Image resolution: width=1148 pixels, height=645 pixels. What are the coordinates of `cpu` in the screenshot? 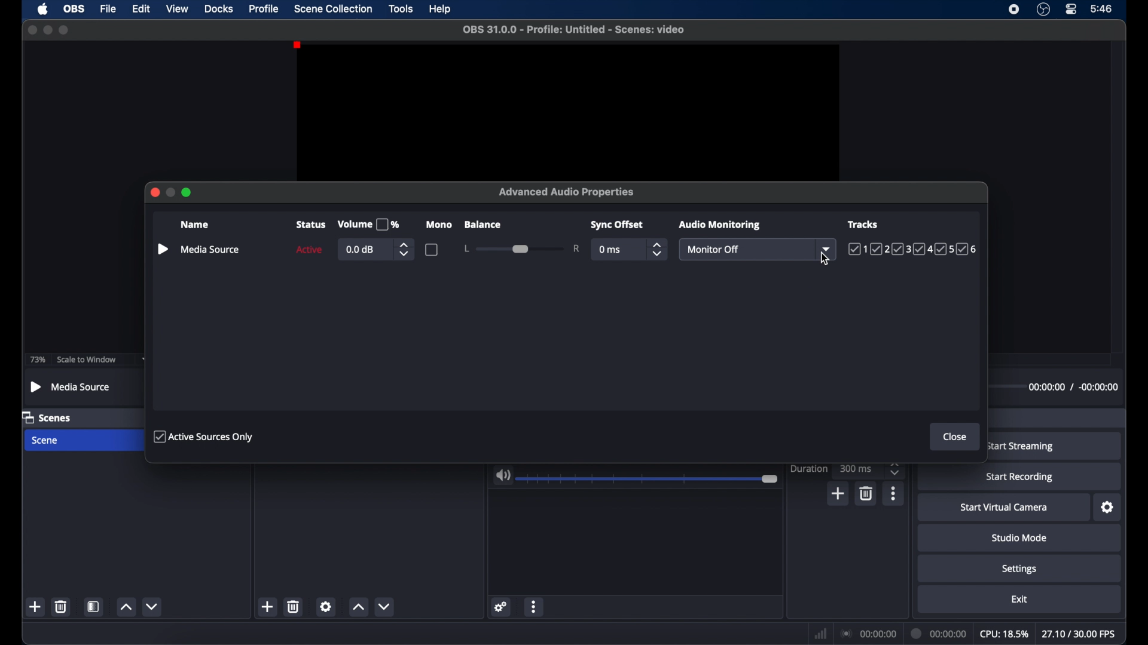 It's located at (1004, 634).